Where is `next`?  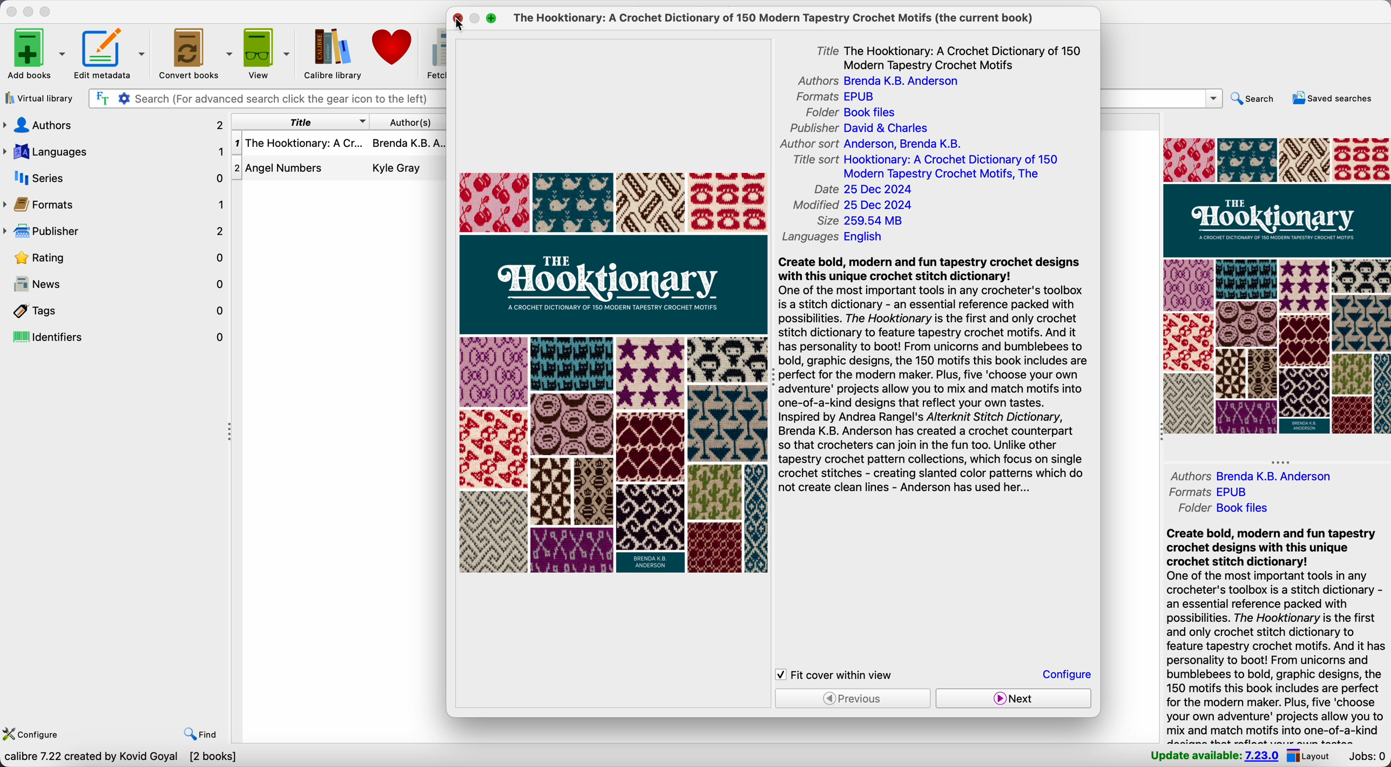
next is located at coordinates (1012, 698).